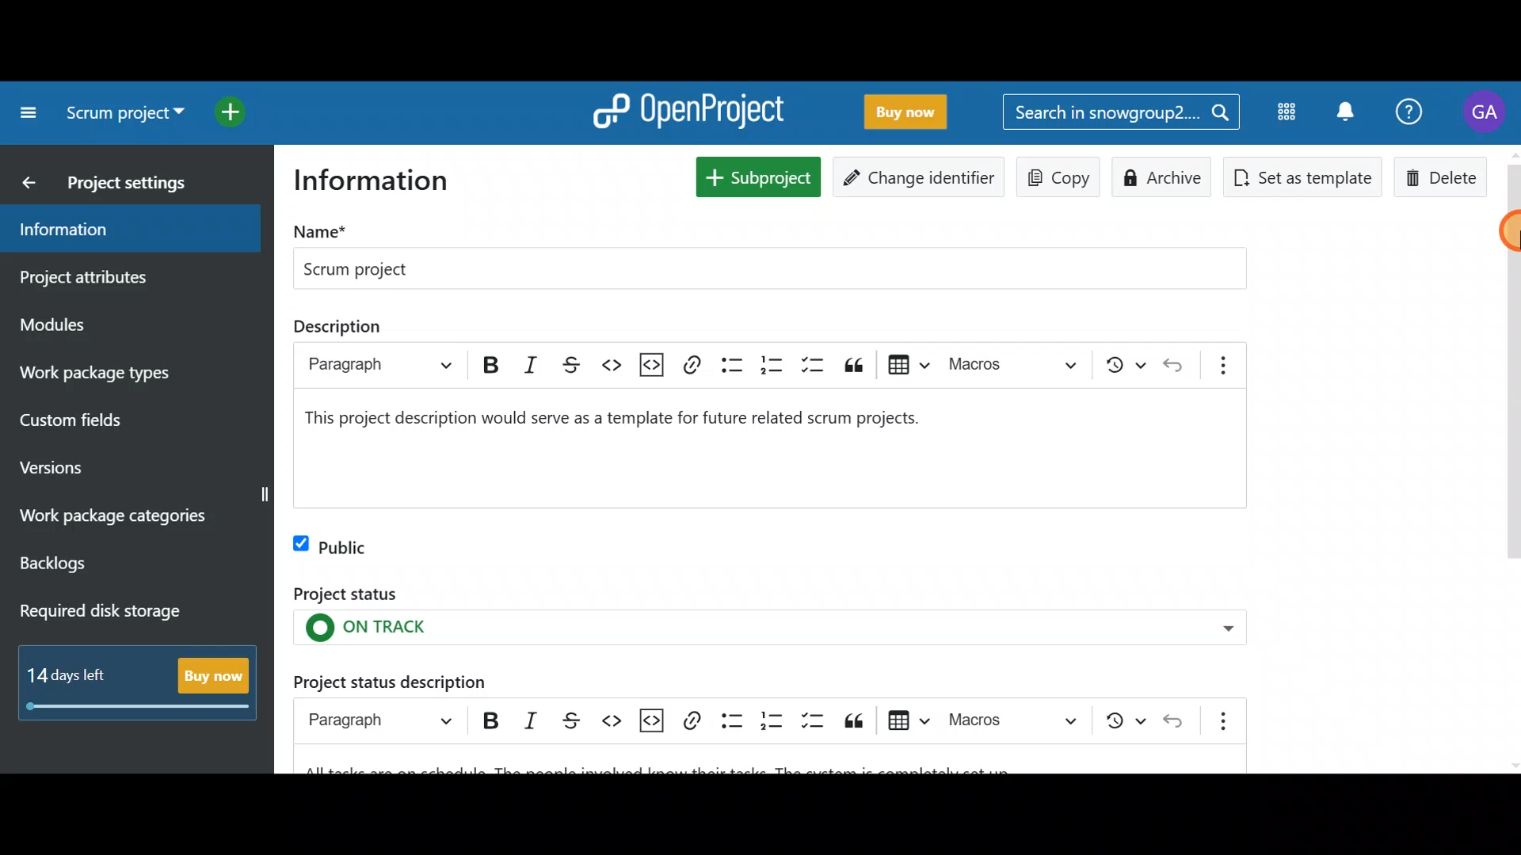  I want to click on paragraph, so click(377, 364).